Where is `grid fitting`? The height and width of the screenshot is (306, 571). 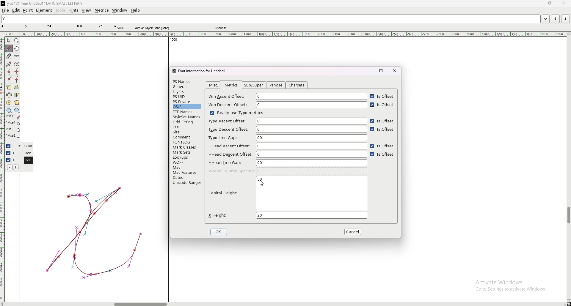 grid fitting is located at coordinates (186, 122).